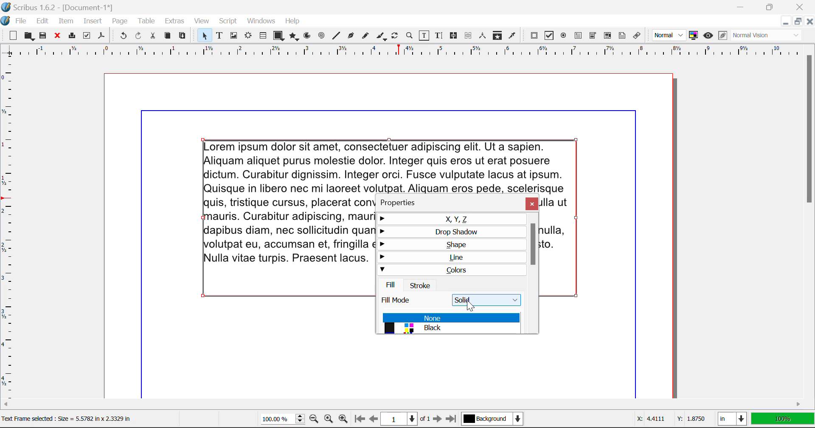  Describe the element at coordinates (563, 37) in the screenshot. I see `PDF Radio Button` at that location.